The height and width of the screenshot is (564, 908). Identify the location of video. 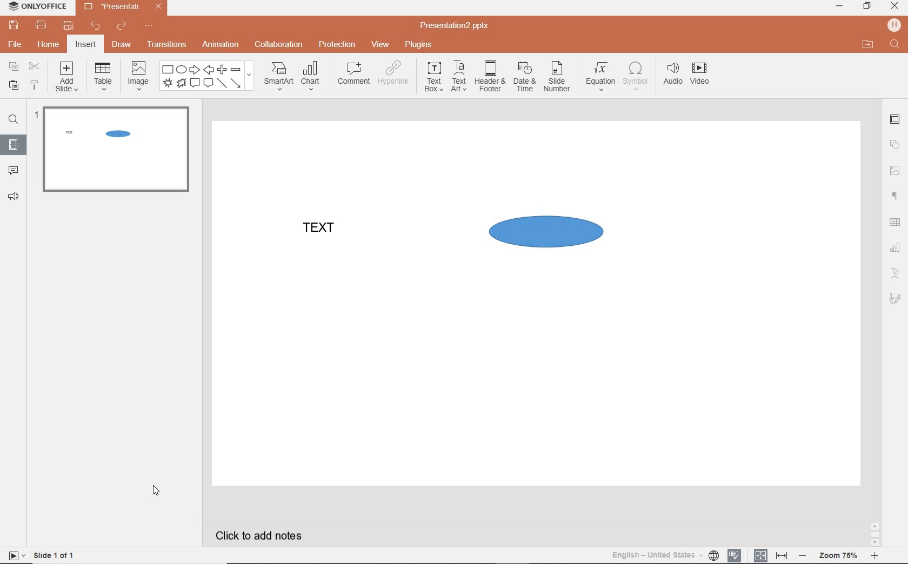
(700, 76).